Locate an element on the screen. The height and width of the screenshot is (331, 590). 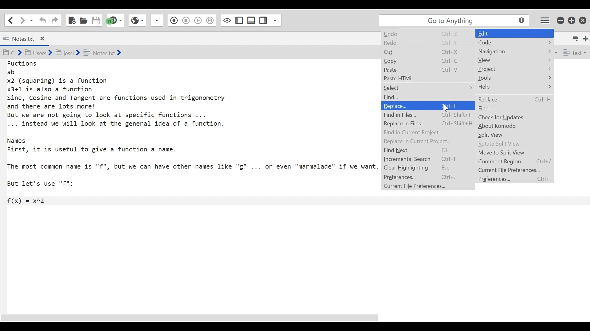
Comment Region Ctrl+/ is located at coordinates (517, 161).